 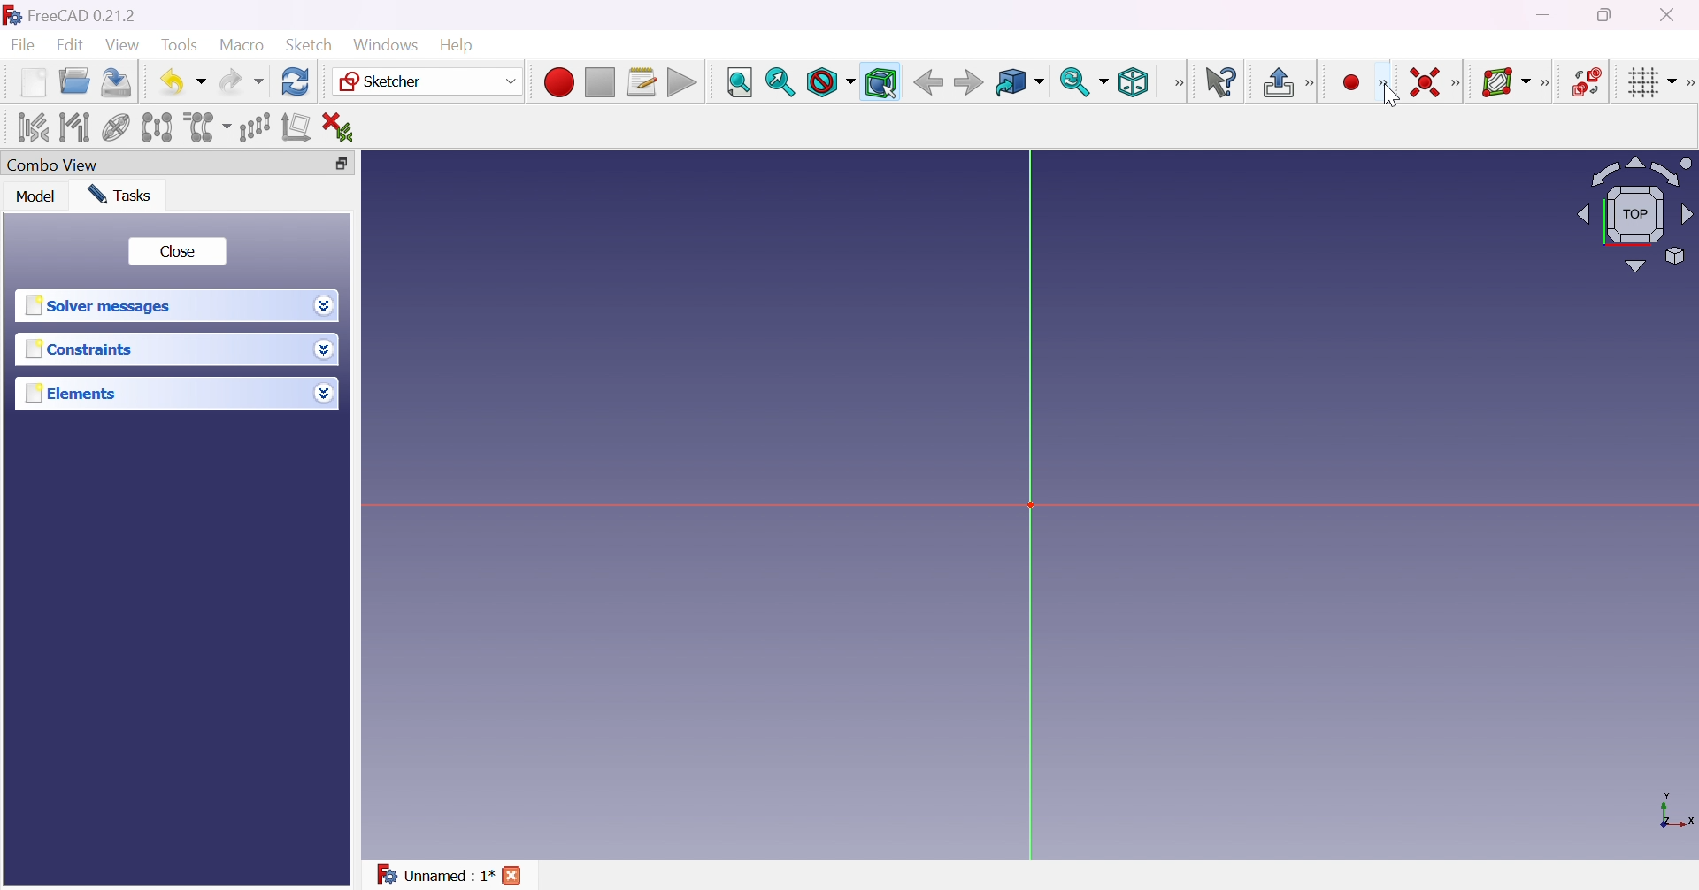 What do you see at coordinates (123, 45) in the screenshot?
I see `View` at bounding box center [123, 45].